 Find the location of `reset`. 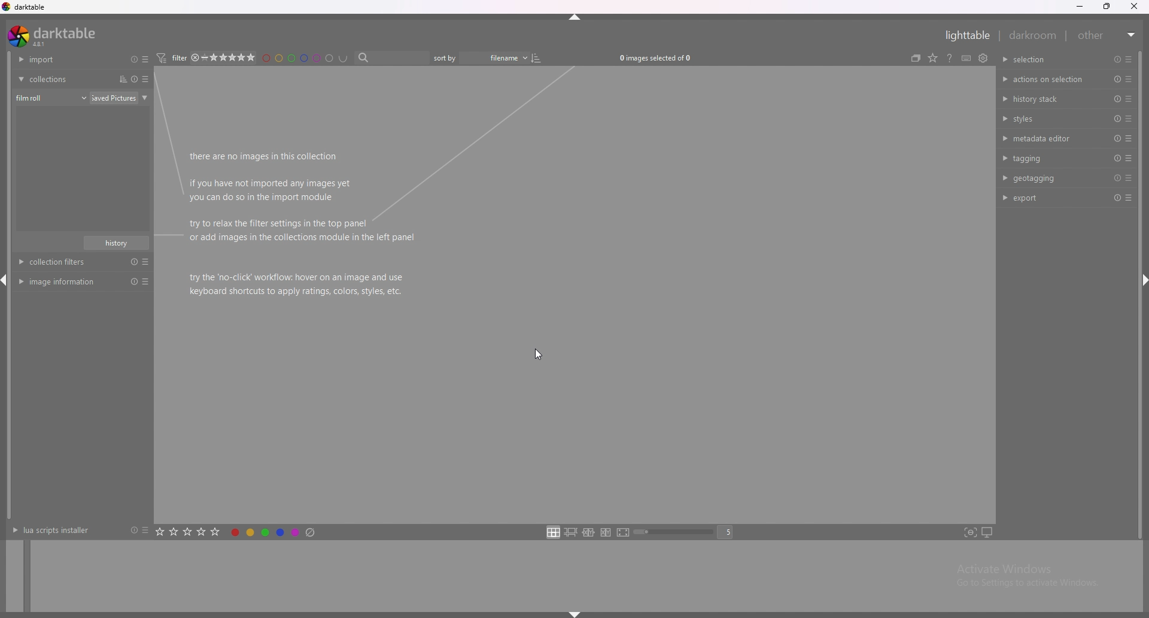

reset is located at coordinates (132, 531).